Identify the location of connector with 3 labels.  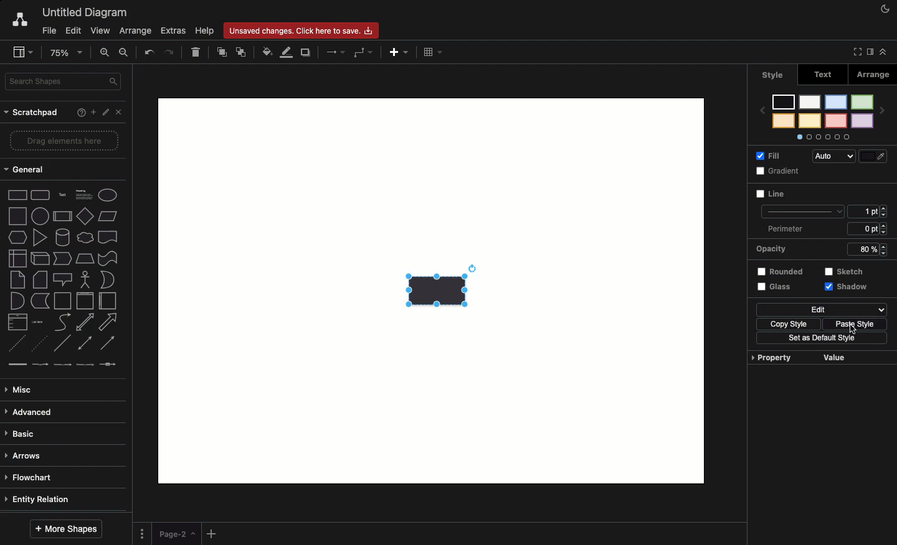
(85, 365).